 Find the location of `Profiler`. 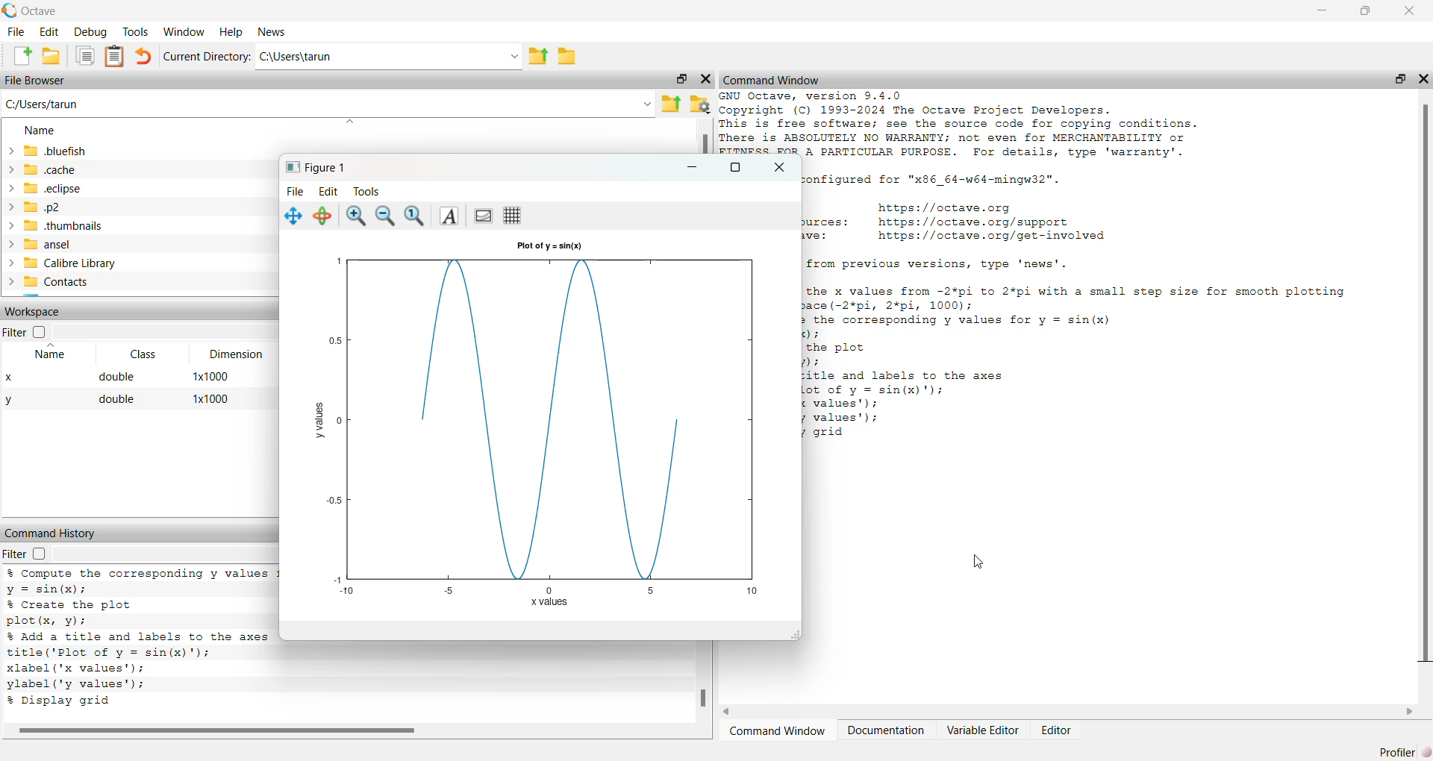

Profiler is located at coordinates (1403, 752).